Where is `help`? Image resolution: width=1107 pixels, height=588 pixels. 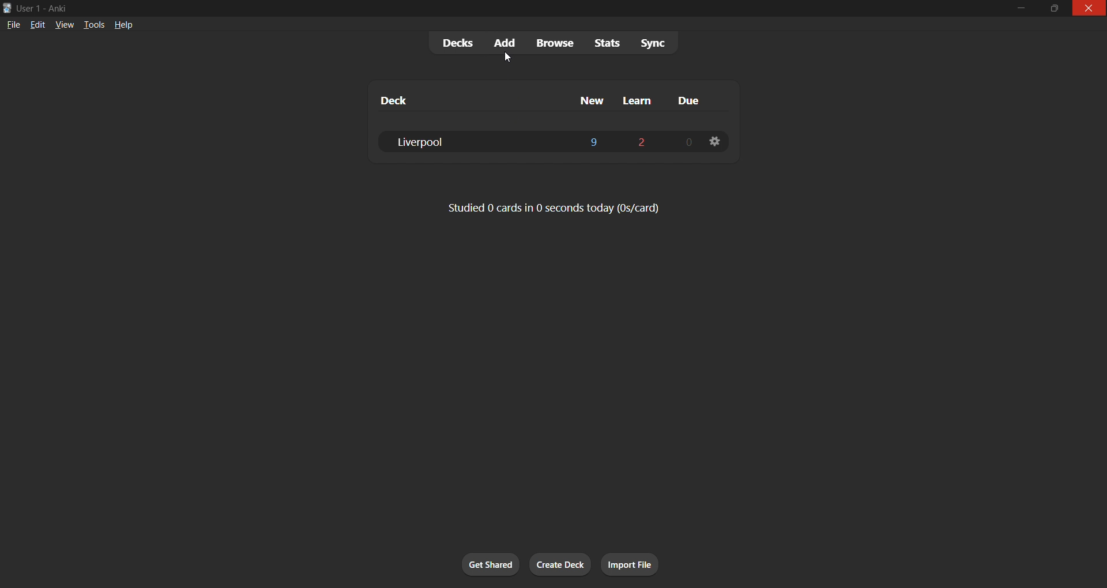
help is located at coordinates (122, 23).